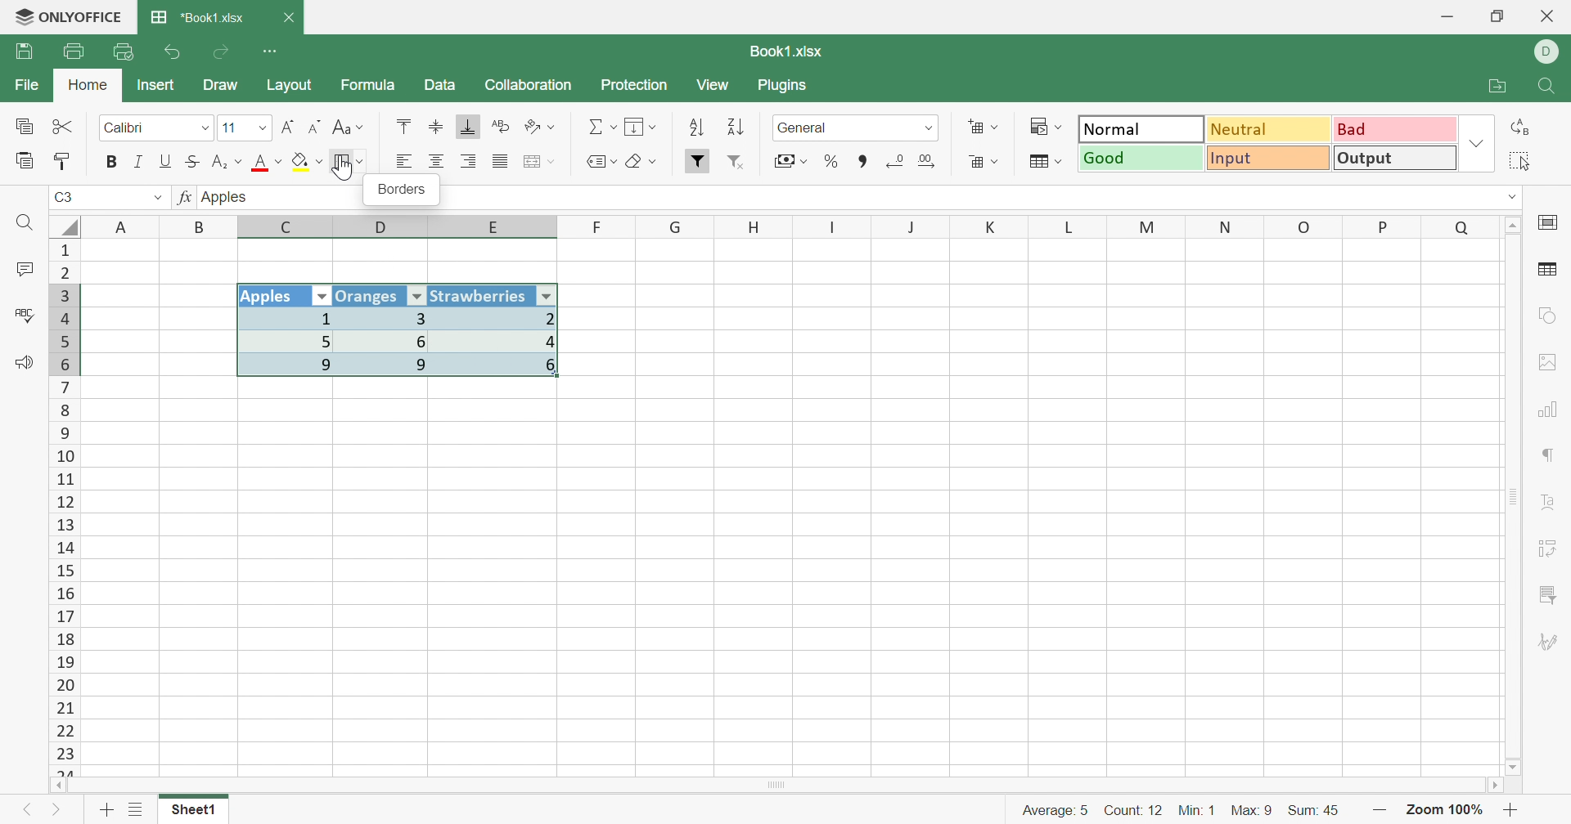 The width and height of the screenshot is (1571, 824). What do you see at coordinates (1305, 227) in the screenshot?
I see `O` at bounding box center [1305, 227].